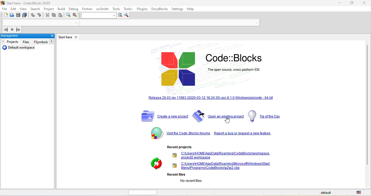 This screenshot has width=371, height=196. Describe the element at coordinates (62, 10) in the screenshot. I see `build` at that location.